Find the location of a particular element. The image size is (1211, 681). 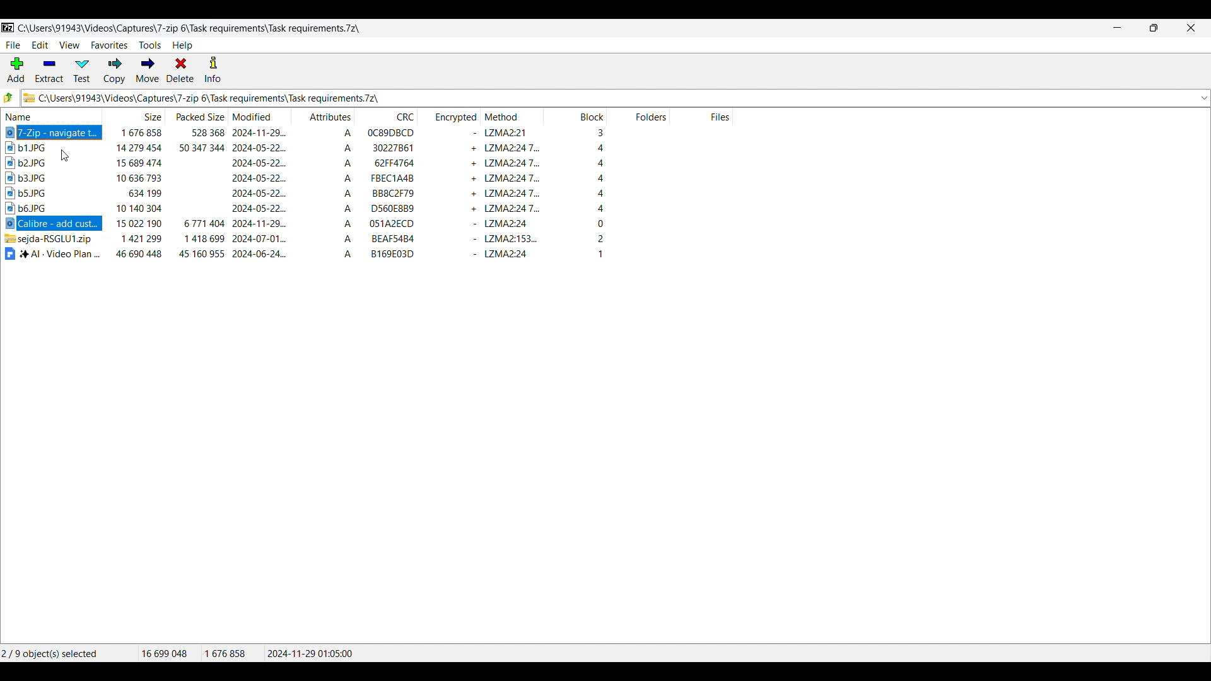

Info is located at coordinates (213, 69).